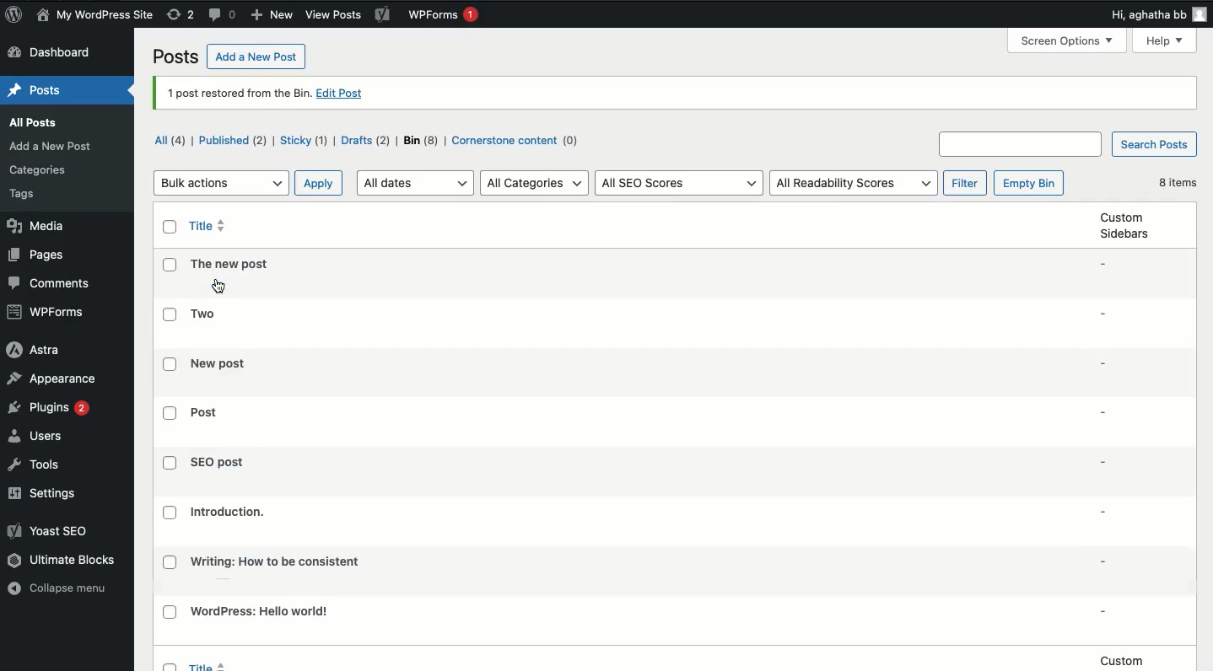  What do you see at coordinates (48, 408) in the screenshot?
I see `Plugins` at bounding box center [48, 408].